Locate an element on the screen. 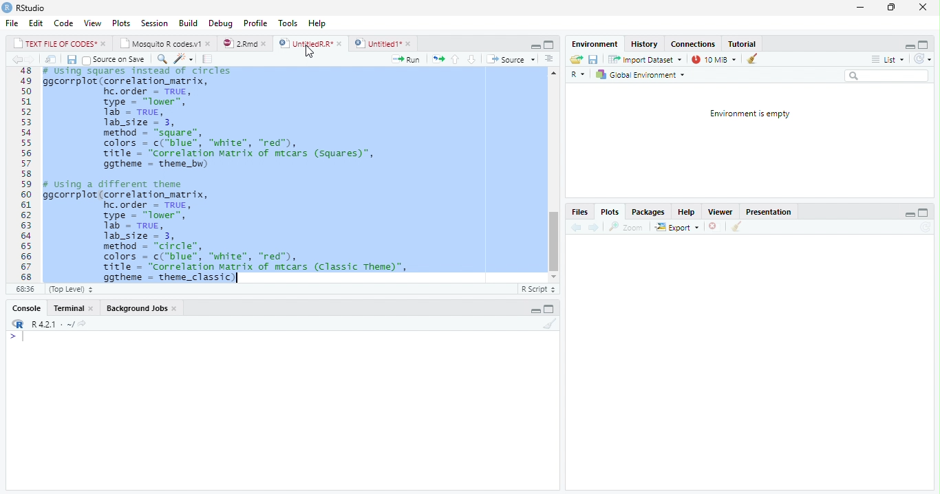 The height and width of the screenshot is (494, 940). clear all plots is located at coordinates (736, 227).